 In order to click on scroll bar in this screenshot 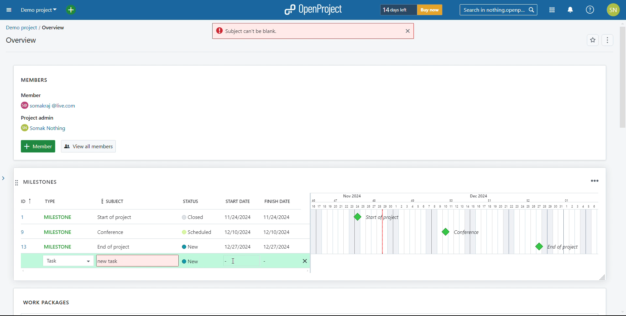, I will do `click(621, 86)`.